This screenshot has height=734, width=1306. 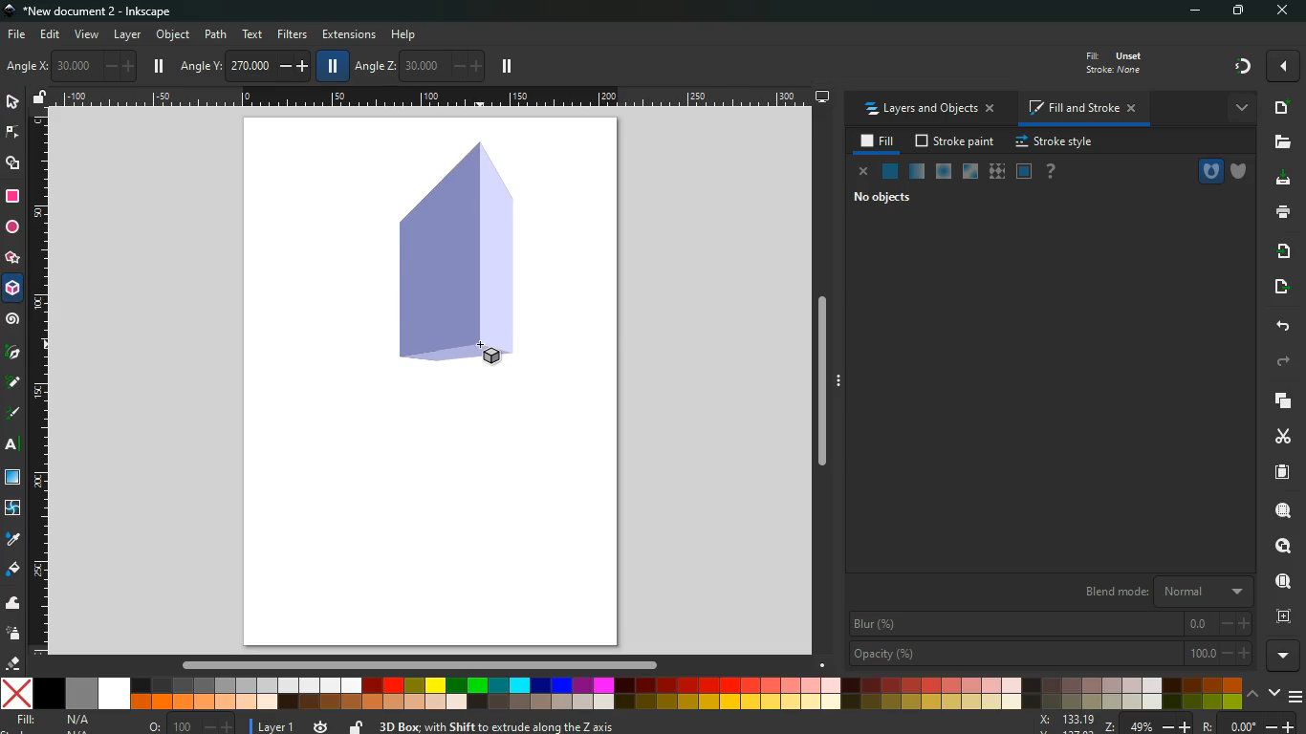 I want to click on print, so click(x=1282, y=211).